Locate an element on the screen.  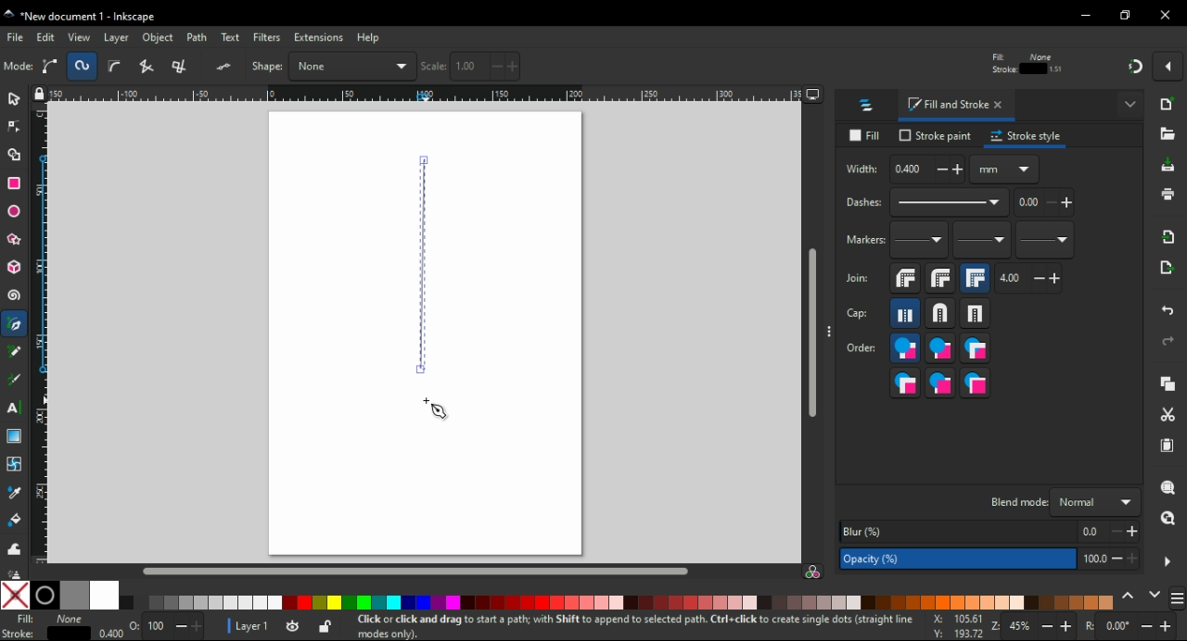
color tone pallete is located at coordinates (811, 602).